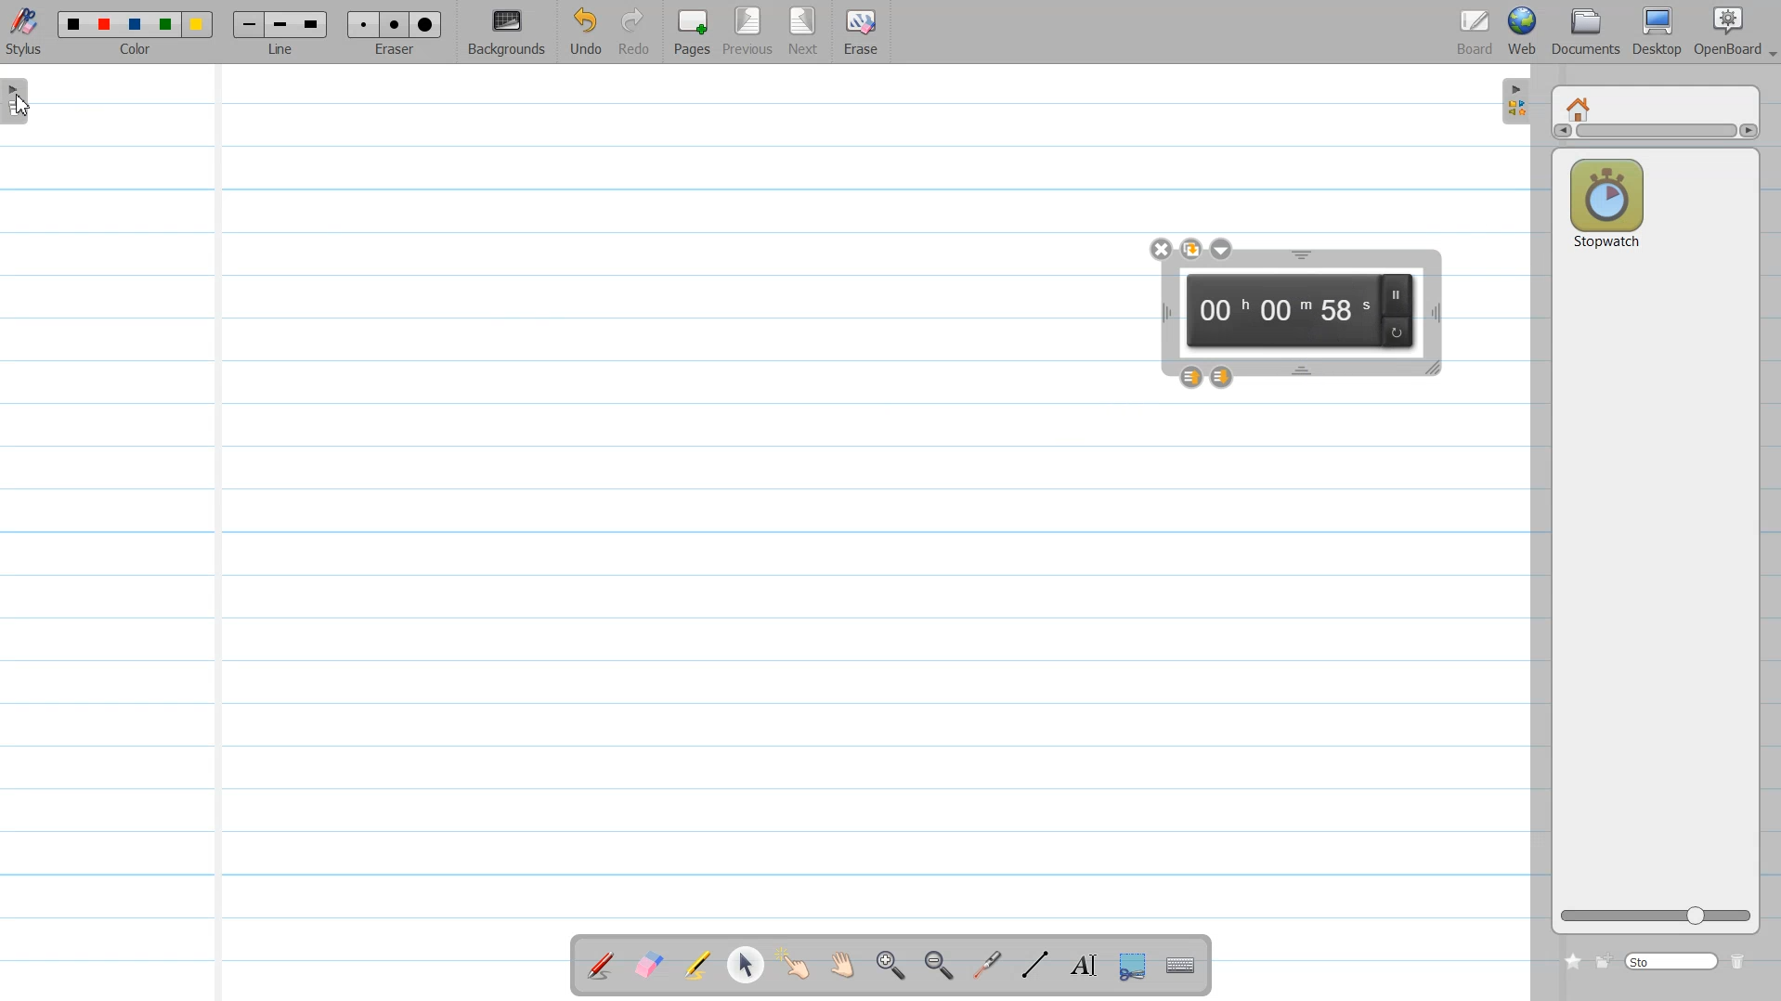  Describe the element at coordinates (1580, 107) in the screenshot. I see `Home window` at that location.